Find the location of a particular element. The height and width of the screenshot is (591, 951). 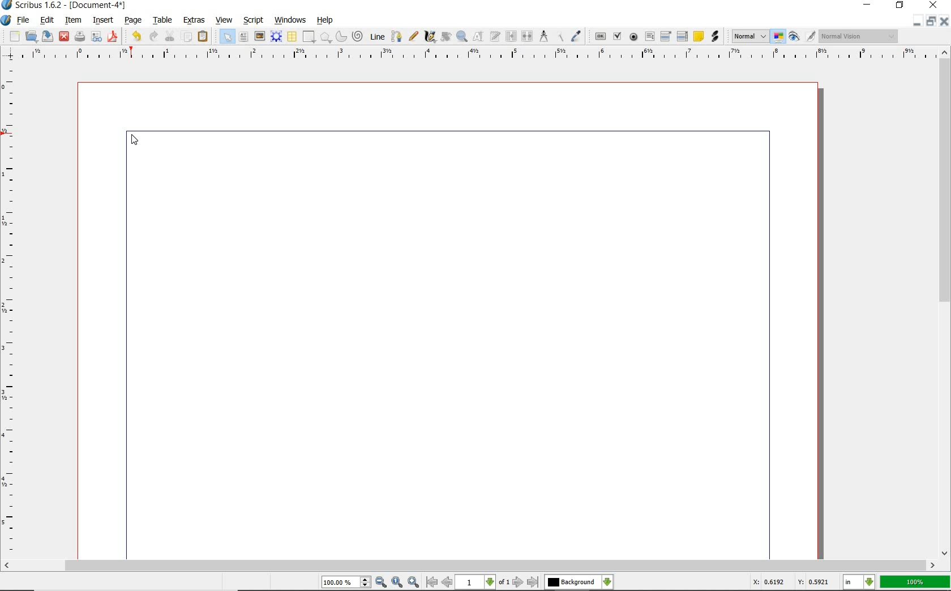

script is located at coordinates (255, 20).